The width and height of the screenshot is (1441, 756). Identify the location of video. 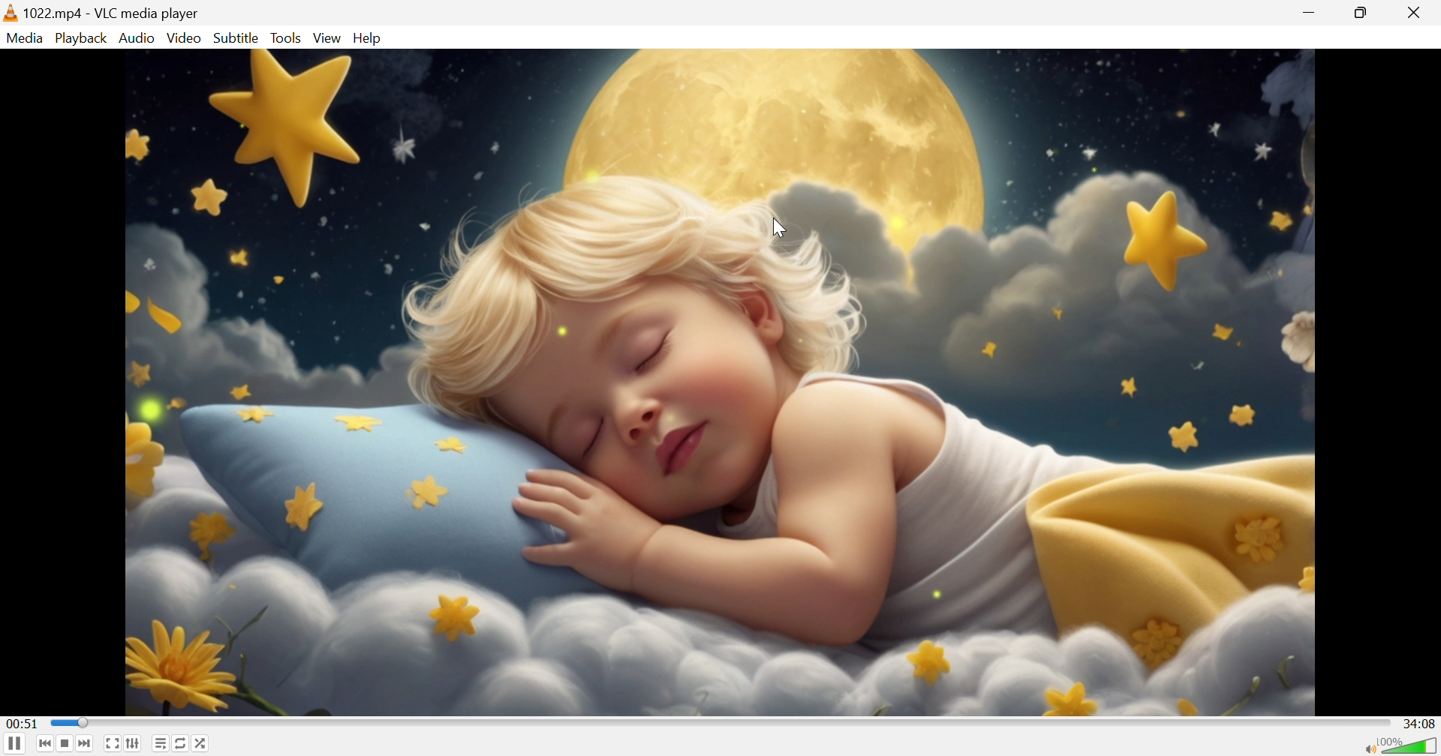
(719, 382).